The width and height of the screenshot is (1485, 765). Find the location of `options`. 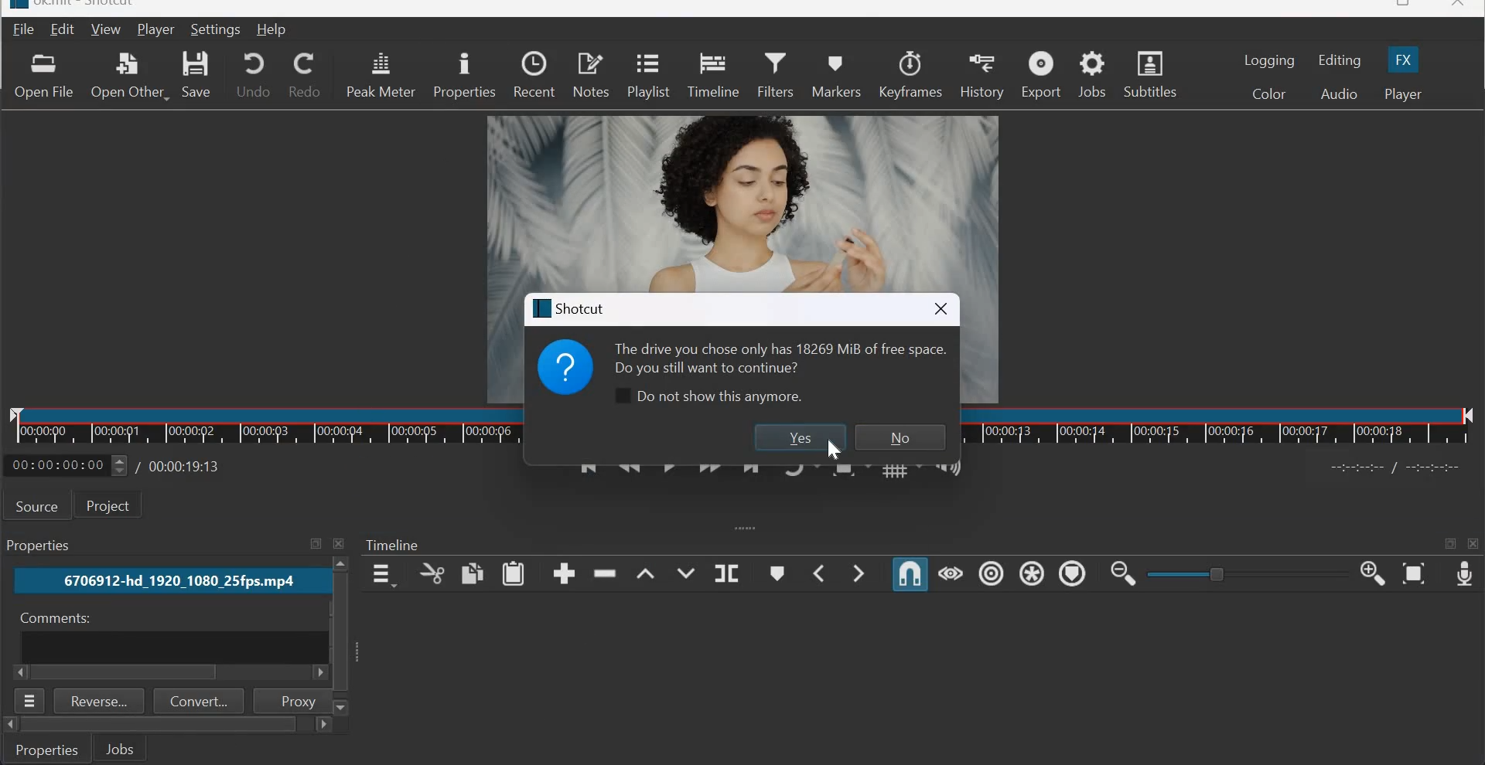

options is located at coordinates (31, 701).